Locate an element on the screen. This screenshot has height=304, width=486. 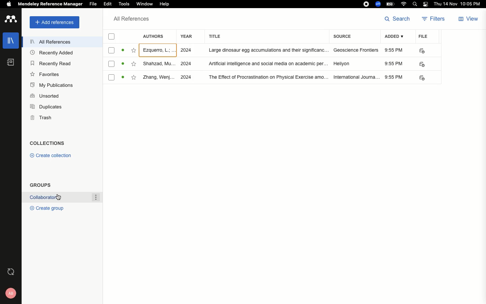
cursor is located at coordinates (58, 198).